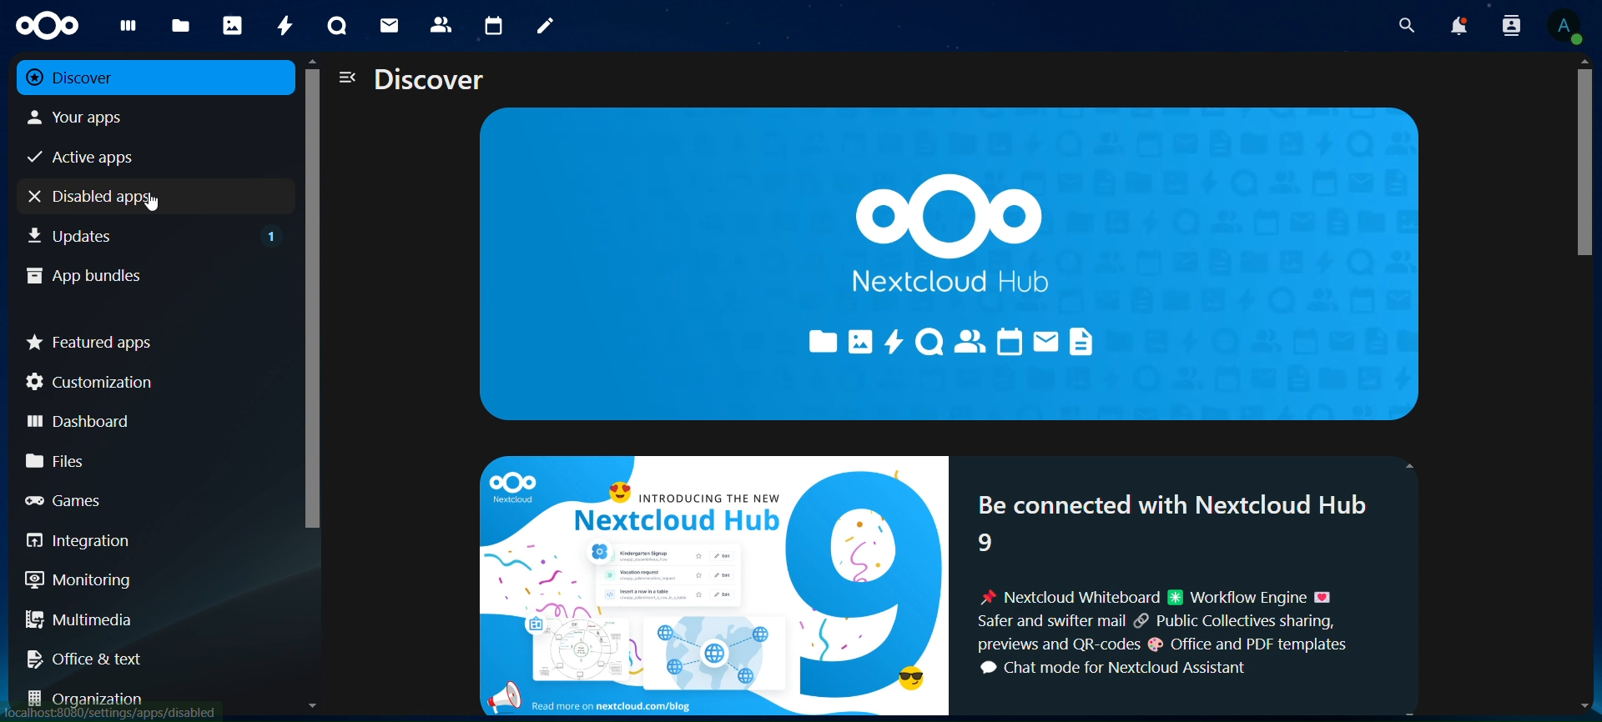 Image resolution: width=1602 pixels, height=722 pixels. Describe the element at coordinates (495, 27) in the screenshot. I see `calendar` at that location.